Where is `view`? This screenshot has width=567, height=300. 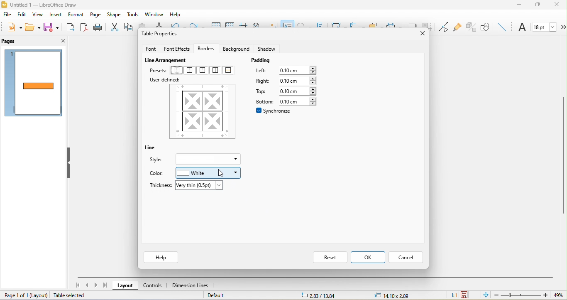
view is located at coordinates (39, 15).